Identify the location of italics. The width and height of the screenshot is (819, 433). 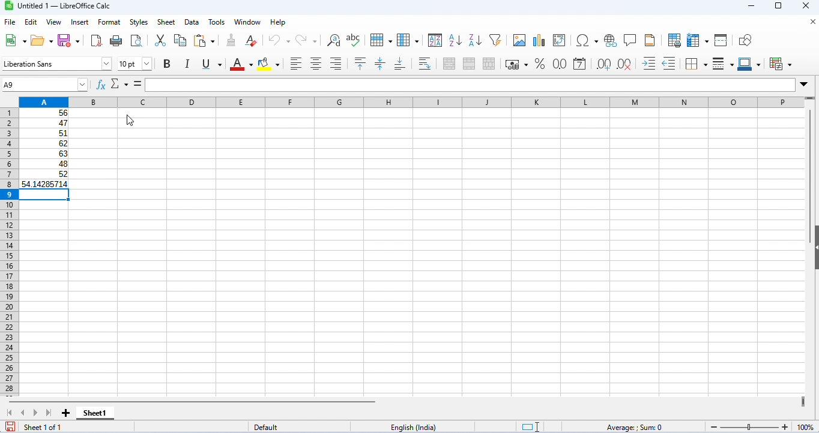
(186, 64).